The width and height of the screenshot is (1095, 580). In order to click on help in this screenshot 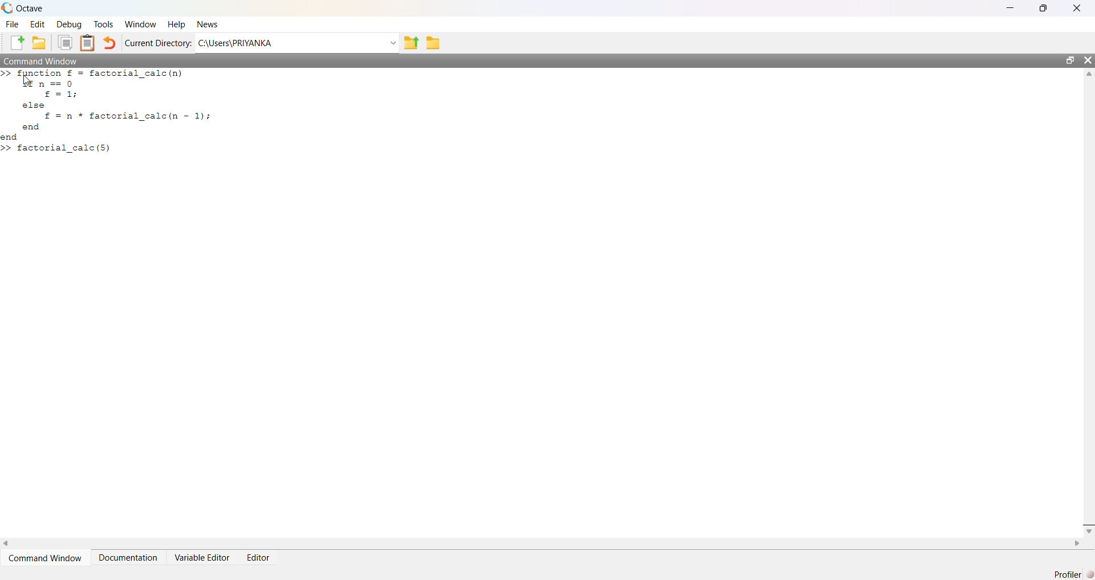, I will do `click(178, 25)`.